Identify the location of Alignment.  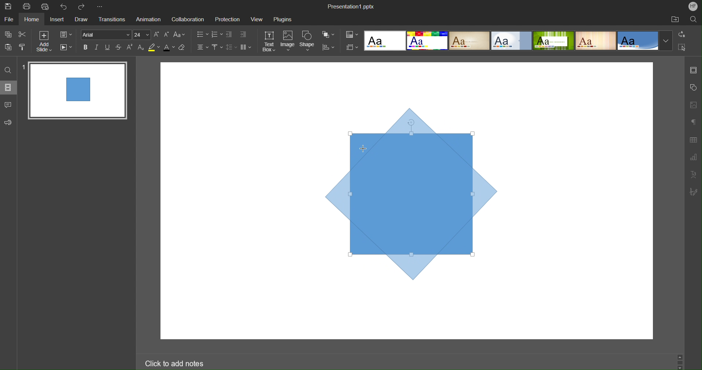
(202, 47).